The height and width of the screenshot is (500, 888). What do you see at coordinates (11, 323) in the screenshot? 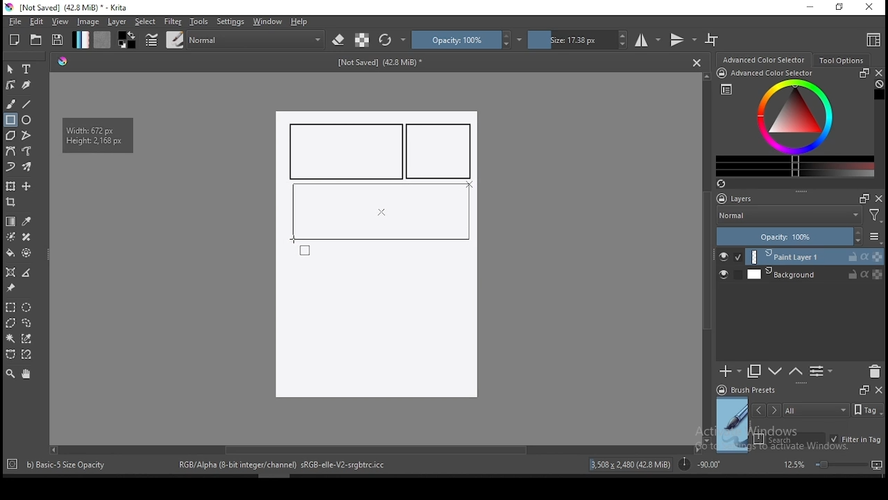
I see `polygon selection tool` at bounding box center [11, 323].